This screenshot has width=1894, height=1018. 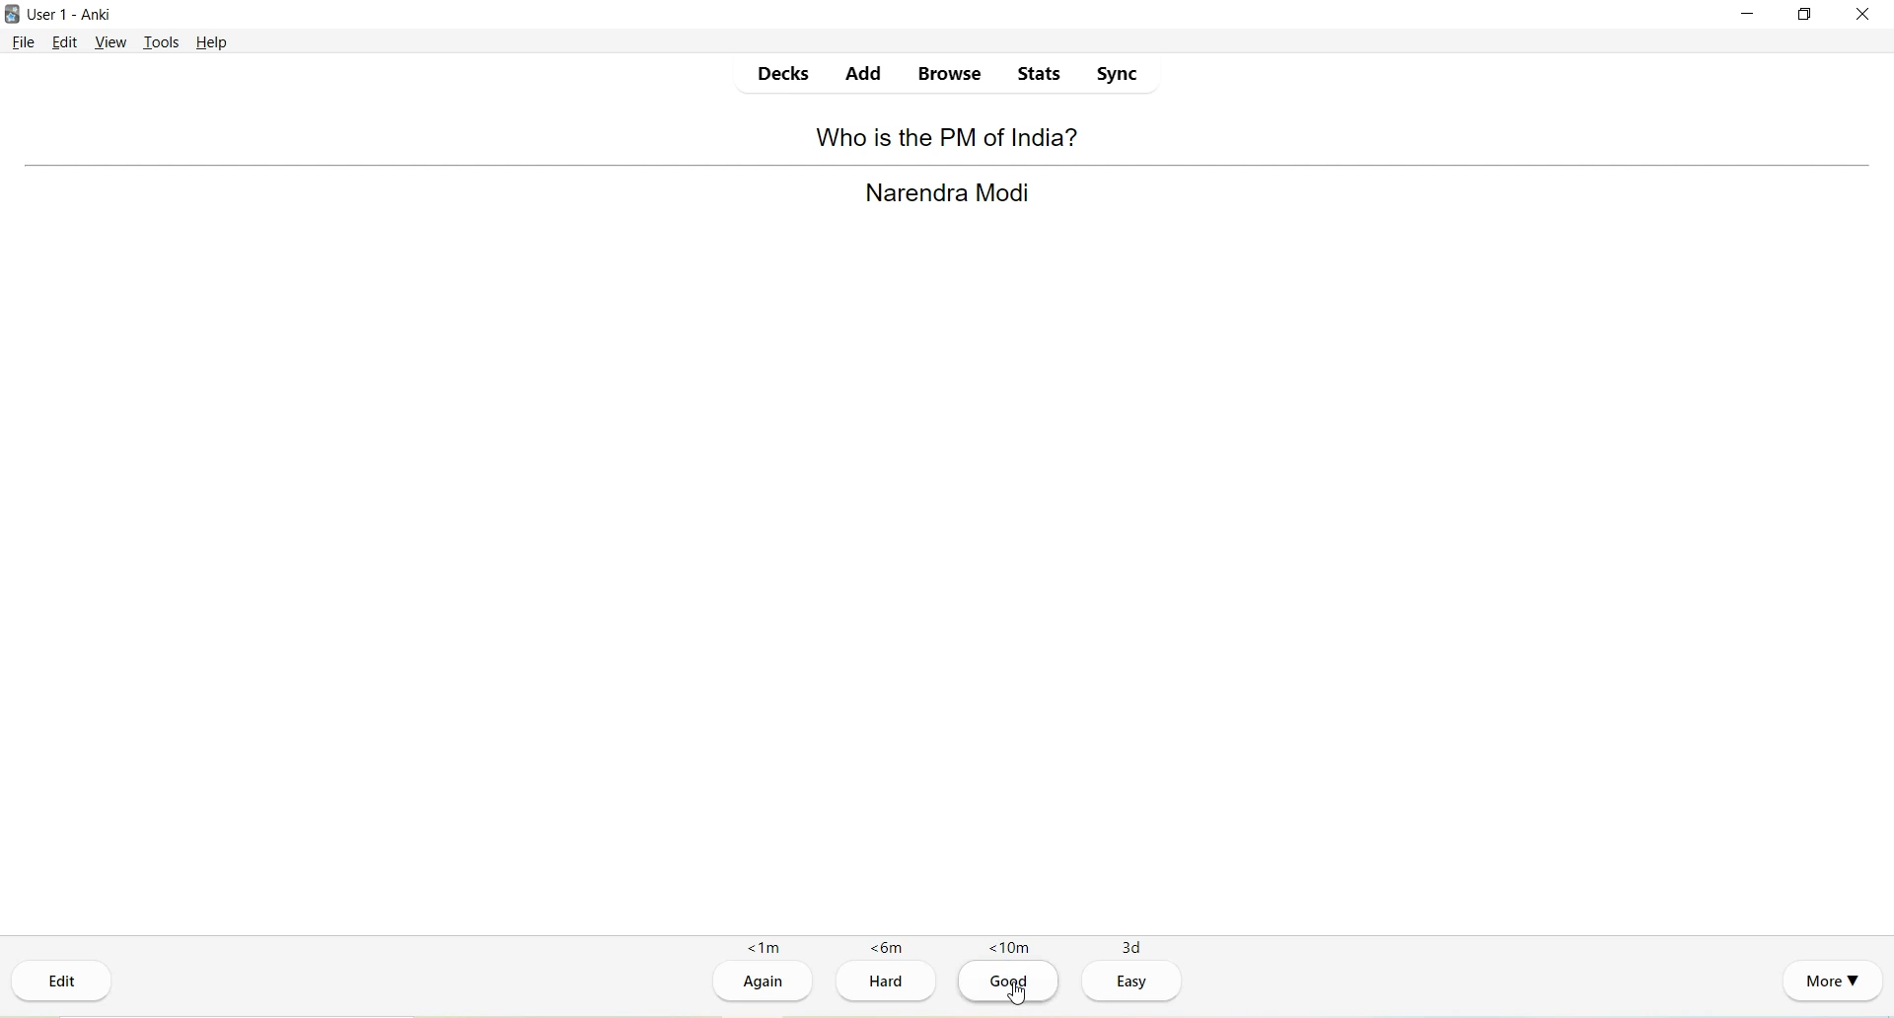 What do you see at coordinates (63, 986) in the screenshot?
I see `Edit` at bounding box center [63, 986].